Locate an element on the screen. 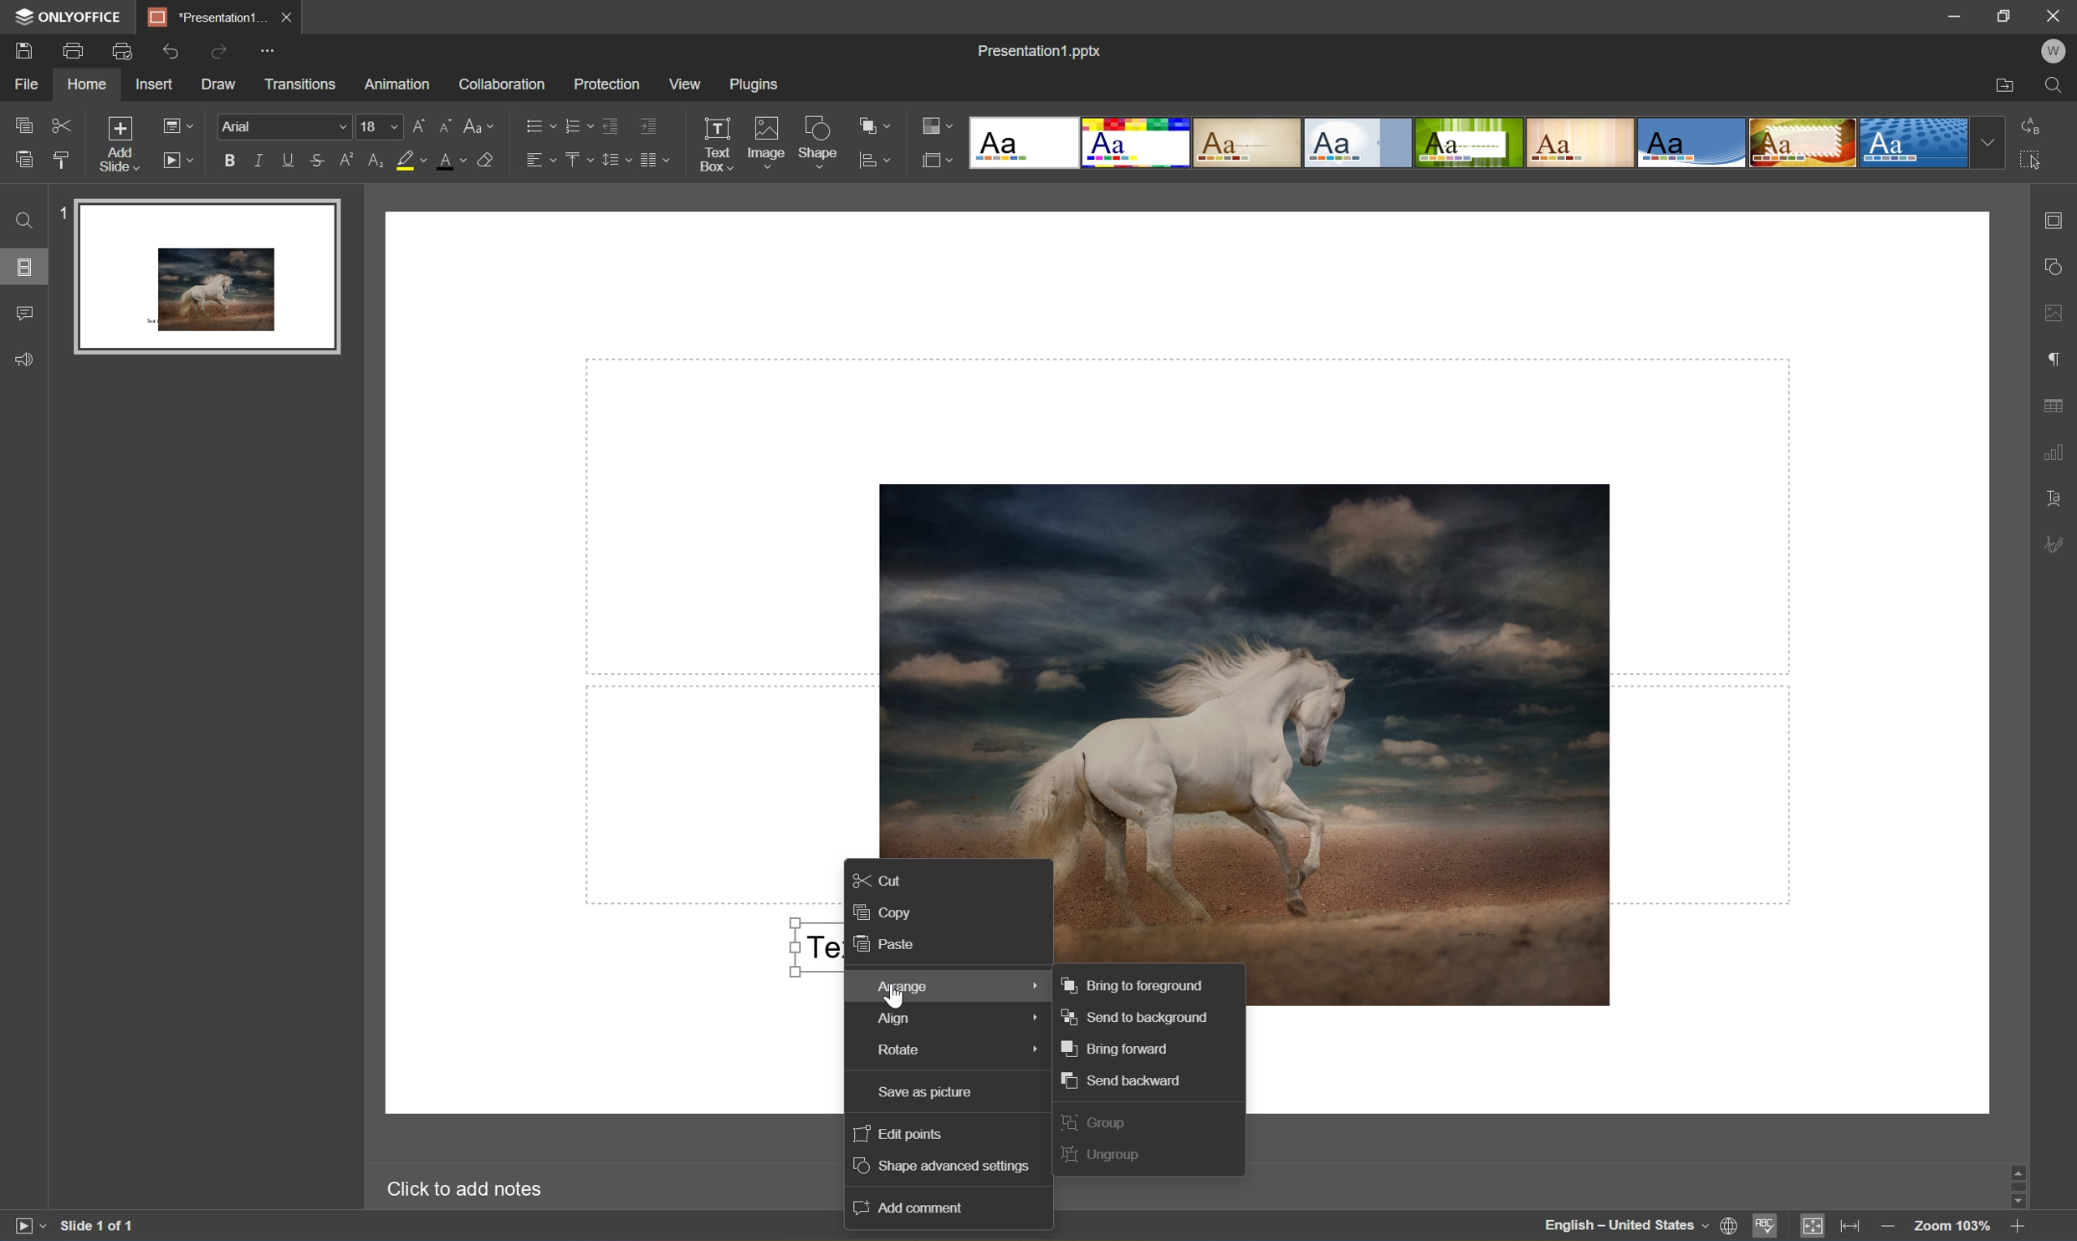 This screenshot has width=2077, height=1241. Italic is located at coordinates (258, 161).